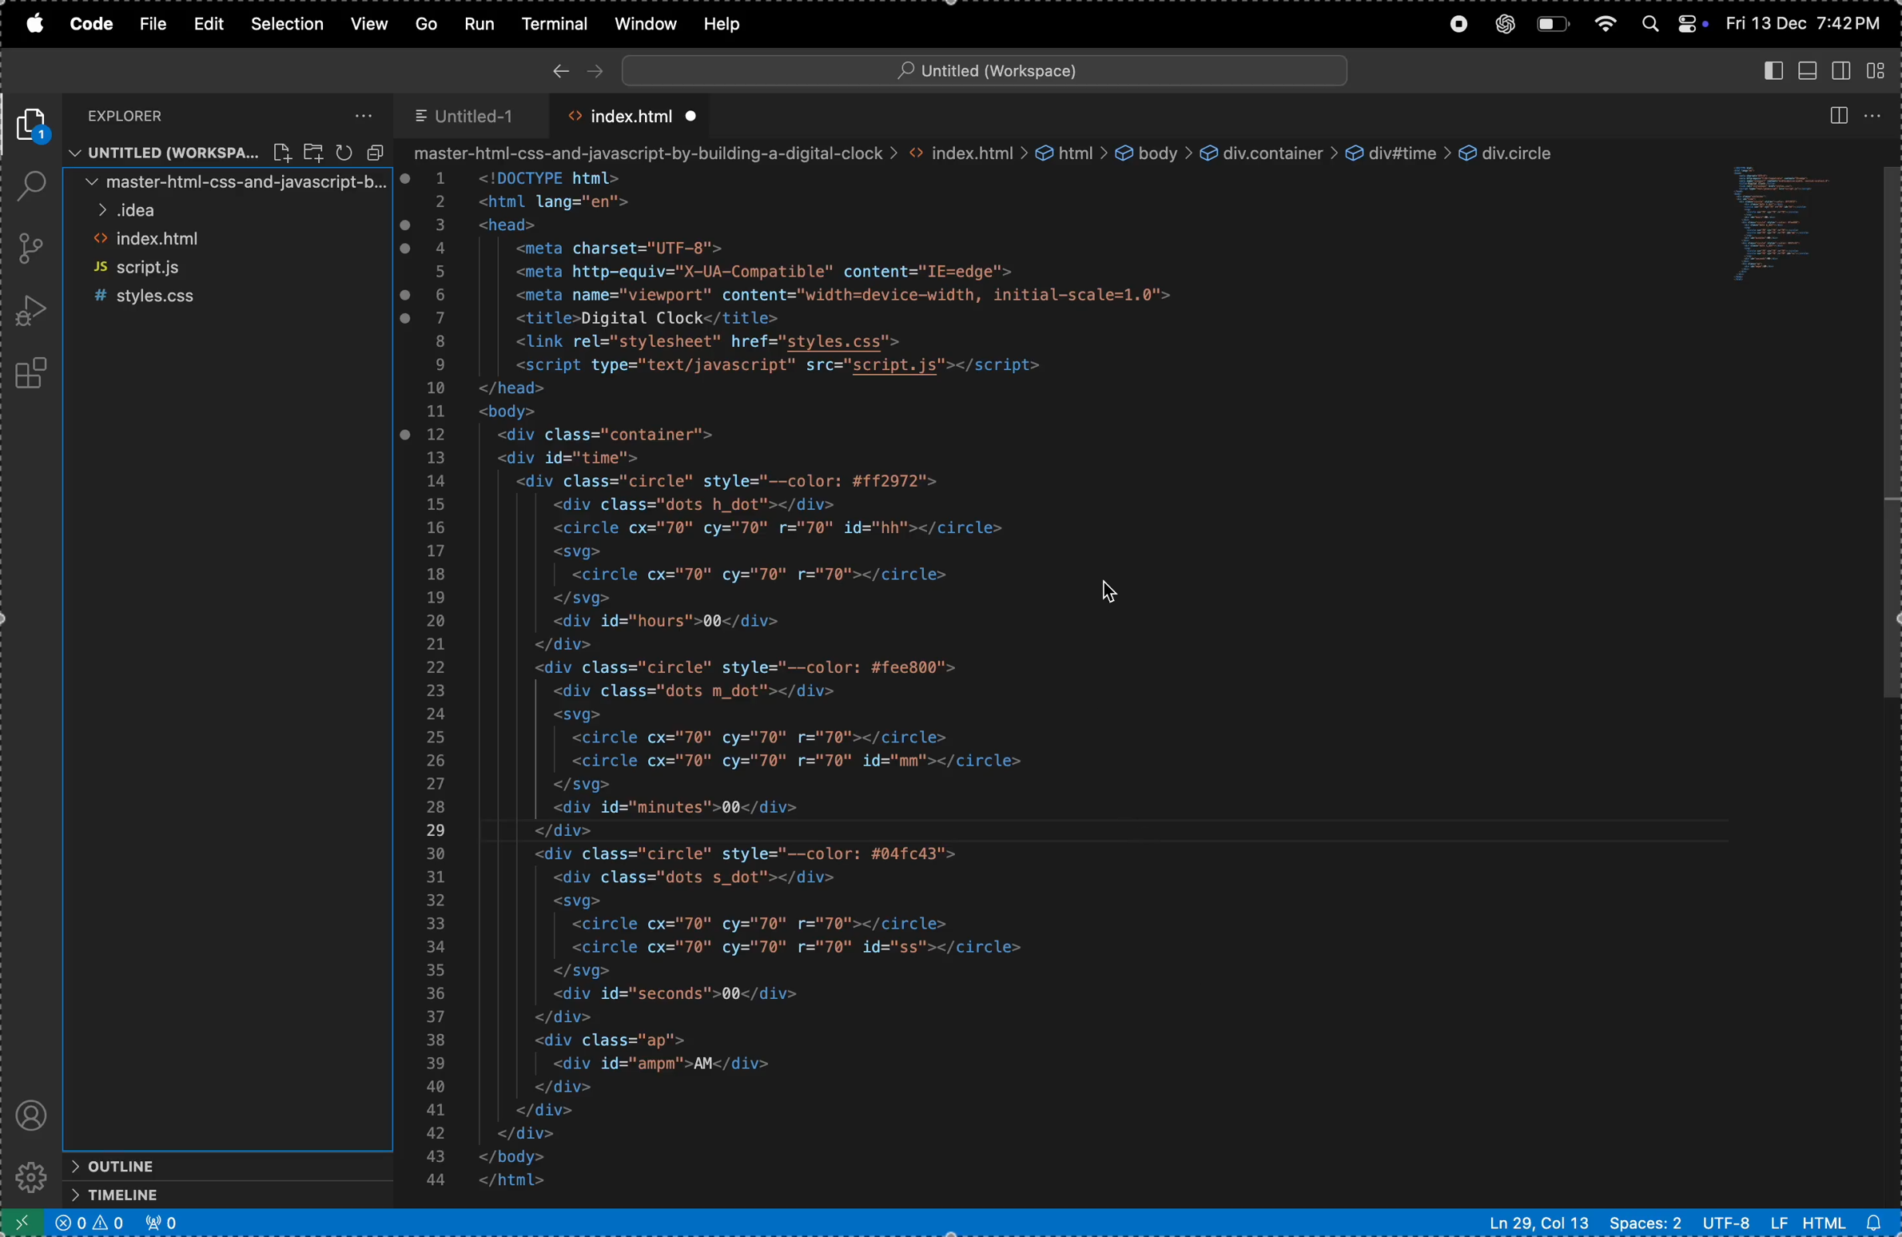 This screenshot has width=1902, height=1237. What do you see at coordinates (229, 268) in the screenshot?
I see `script.js` at bounding box center [229, 268].